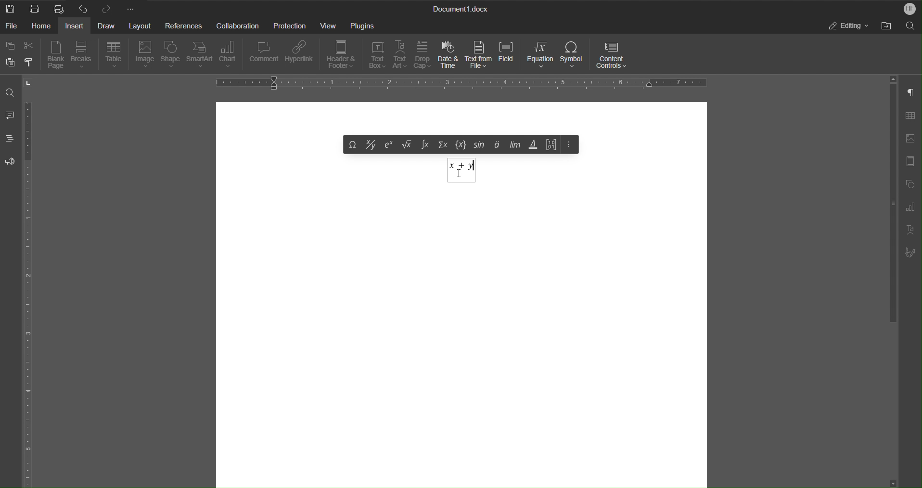 This screenshot has width=922, height=488. I want to click on Collaboration, so click(239, 26).